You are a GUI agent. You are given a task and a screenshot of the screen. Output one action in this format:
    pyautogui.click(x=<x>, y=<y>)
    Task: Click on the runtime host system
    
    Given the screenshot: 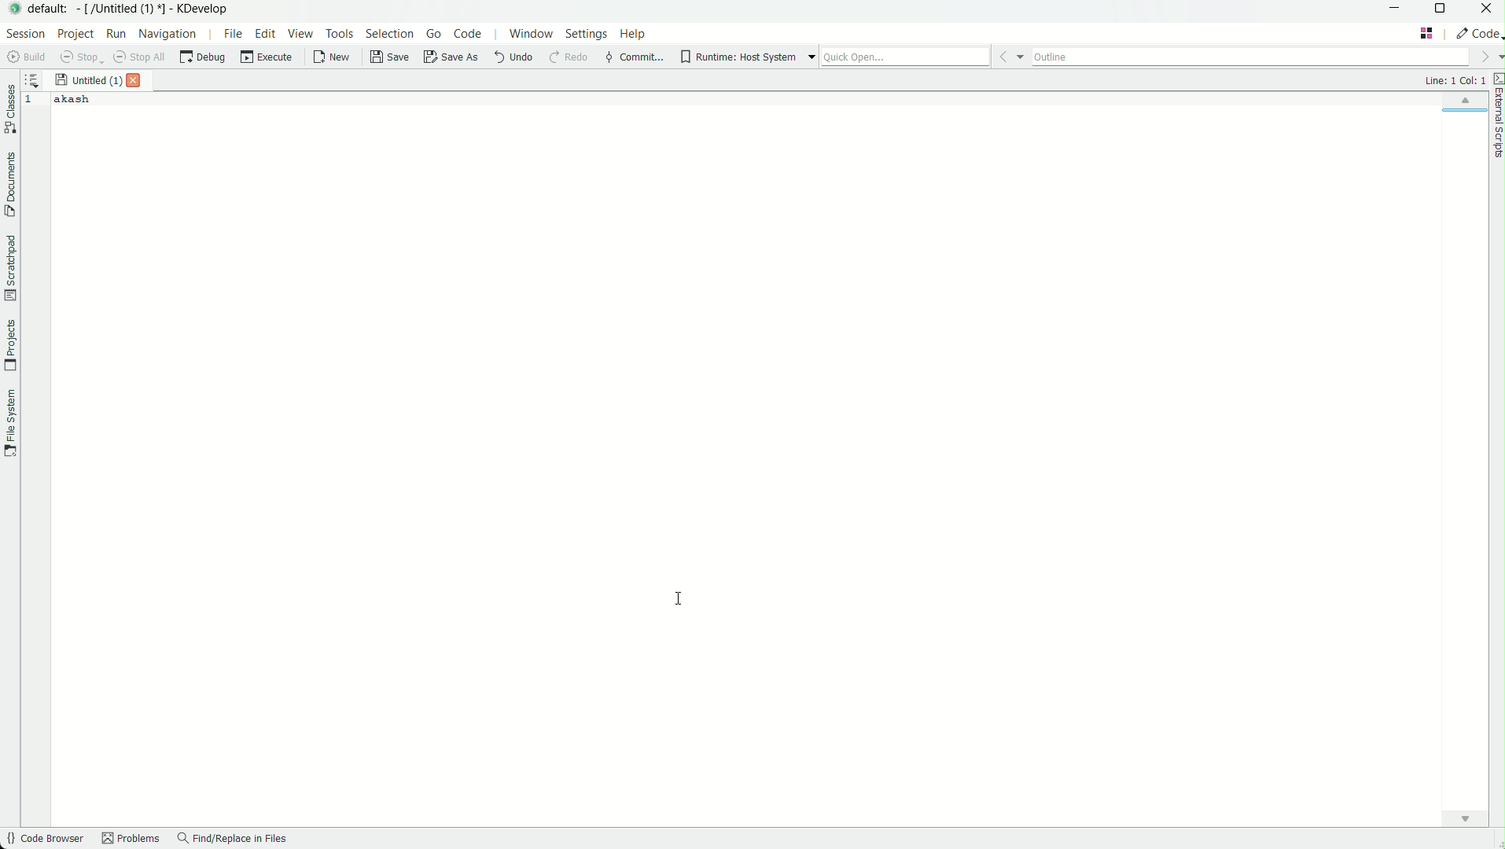 What is the action you would take?
    pyautogui.click(x=738, y=57)
    